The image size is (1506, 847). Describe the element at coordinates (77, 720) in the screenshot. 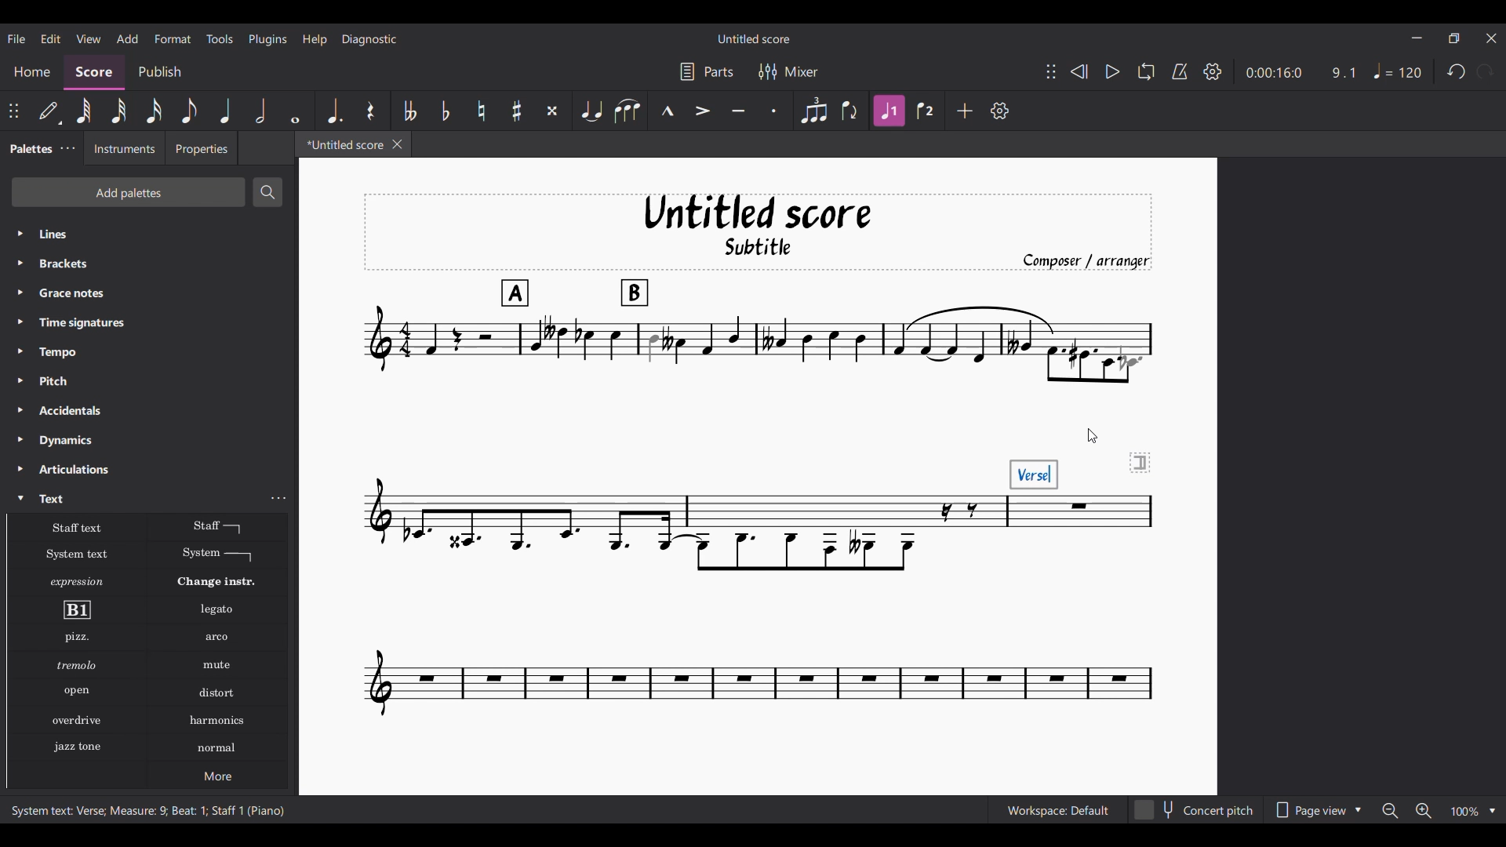

I see `Overdrive` at that location.